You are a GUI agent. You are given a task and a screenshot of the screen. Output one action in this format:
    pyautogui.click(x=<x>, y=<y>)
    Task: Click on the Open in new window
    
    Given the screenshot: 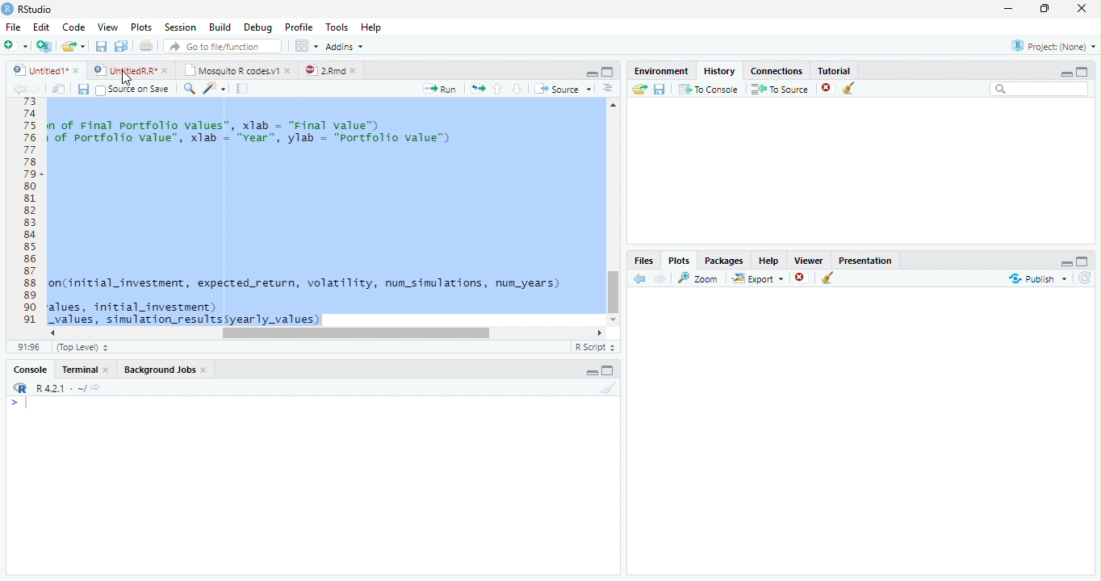 What is the action you would take?
    pyautogui.click(x=59, y=89)
    